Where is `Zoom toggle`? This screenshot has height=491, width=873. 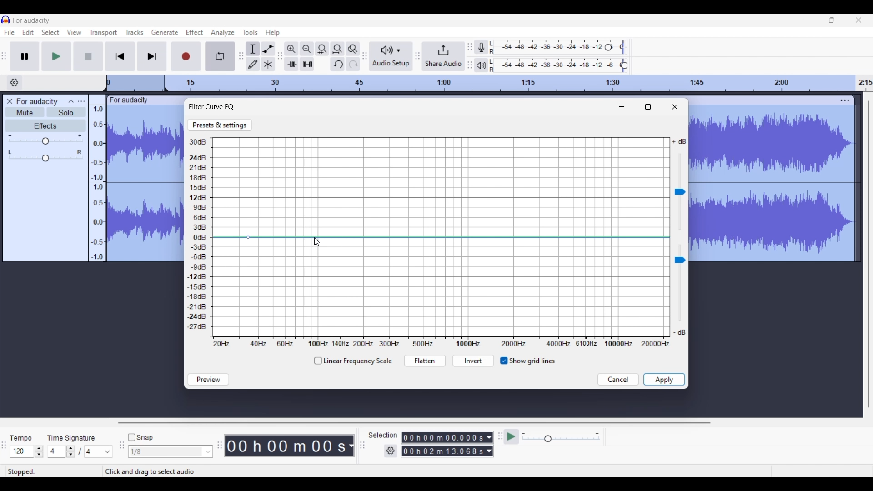
Zoom toggle is located at coordinates (353, 49).